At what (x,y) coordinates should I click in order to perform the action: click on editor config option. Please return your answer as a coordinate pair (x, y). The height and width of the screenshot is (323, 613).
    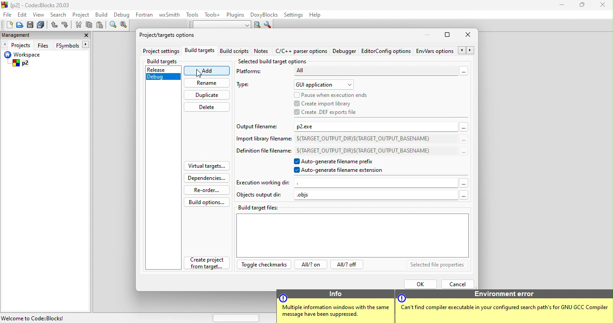
    Looking at the image, I should click on (387, 50).